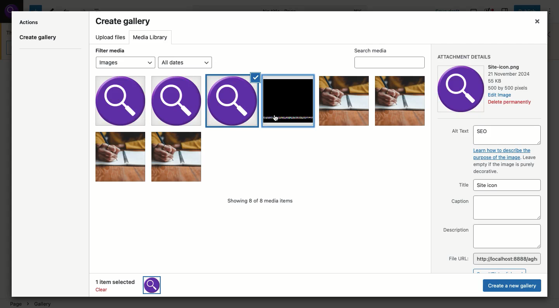 The height and width of the screenshot is (308, 559). What do you see at coordinates (30, 22) in the screenshot?
I see `Actions` at bounding box center [30, 22].